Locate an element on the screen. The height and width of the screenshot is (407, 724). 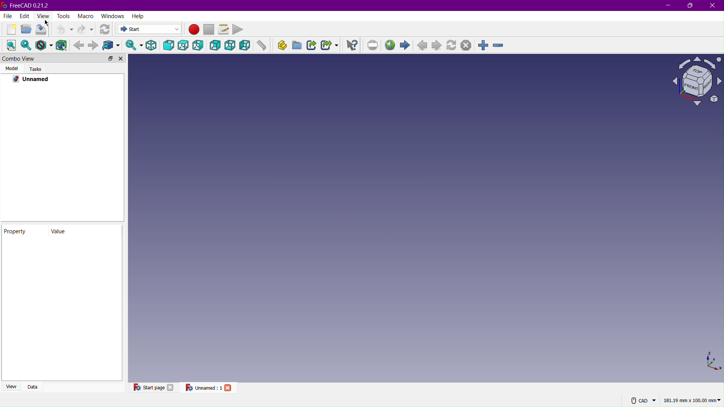
Right is located at coordinates (198, 45).